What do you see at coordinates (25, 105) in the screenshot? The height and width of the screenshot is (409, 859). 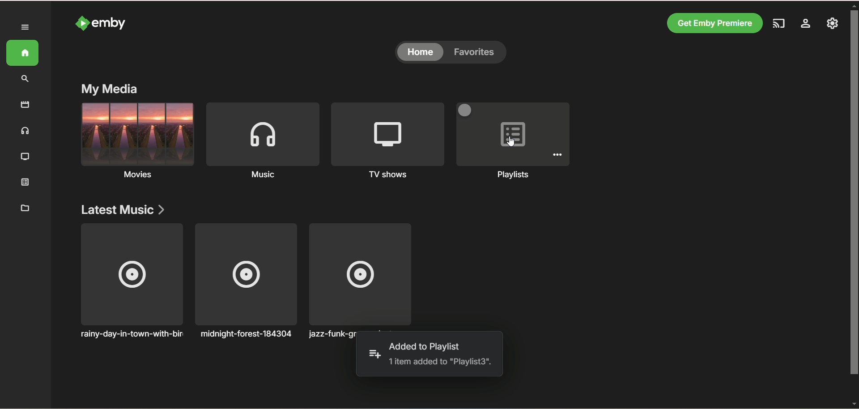 I see `movies` at bounding box center [25, 105].